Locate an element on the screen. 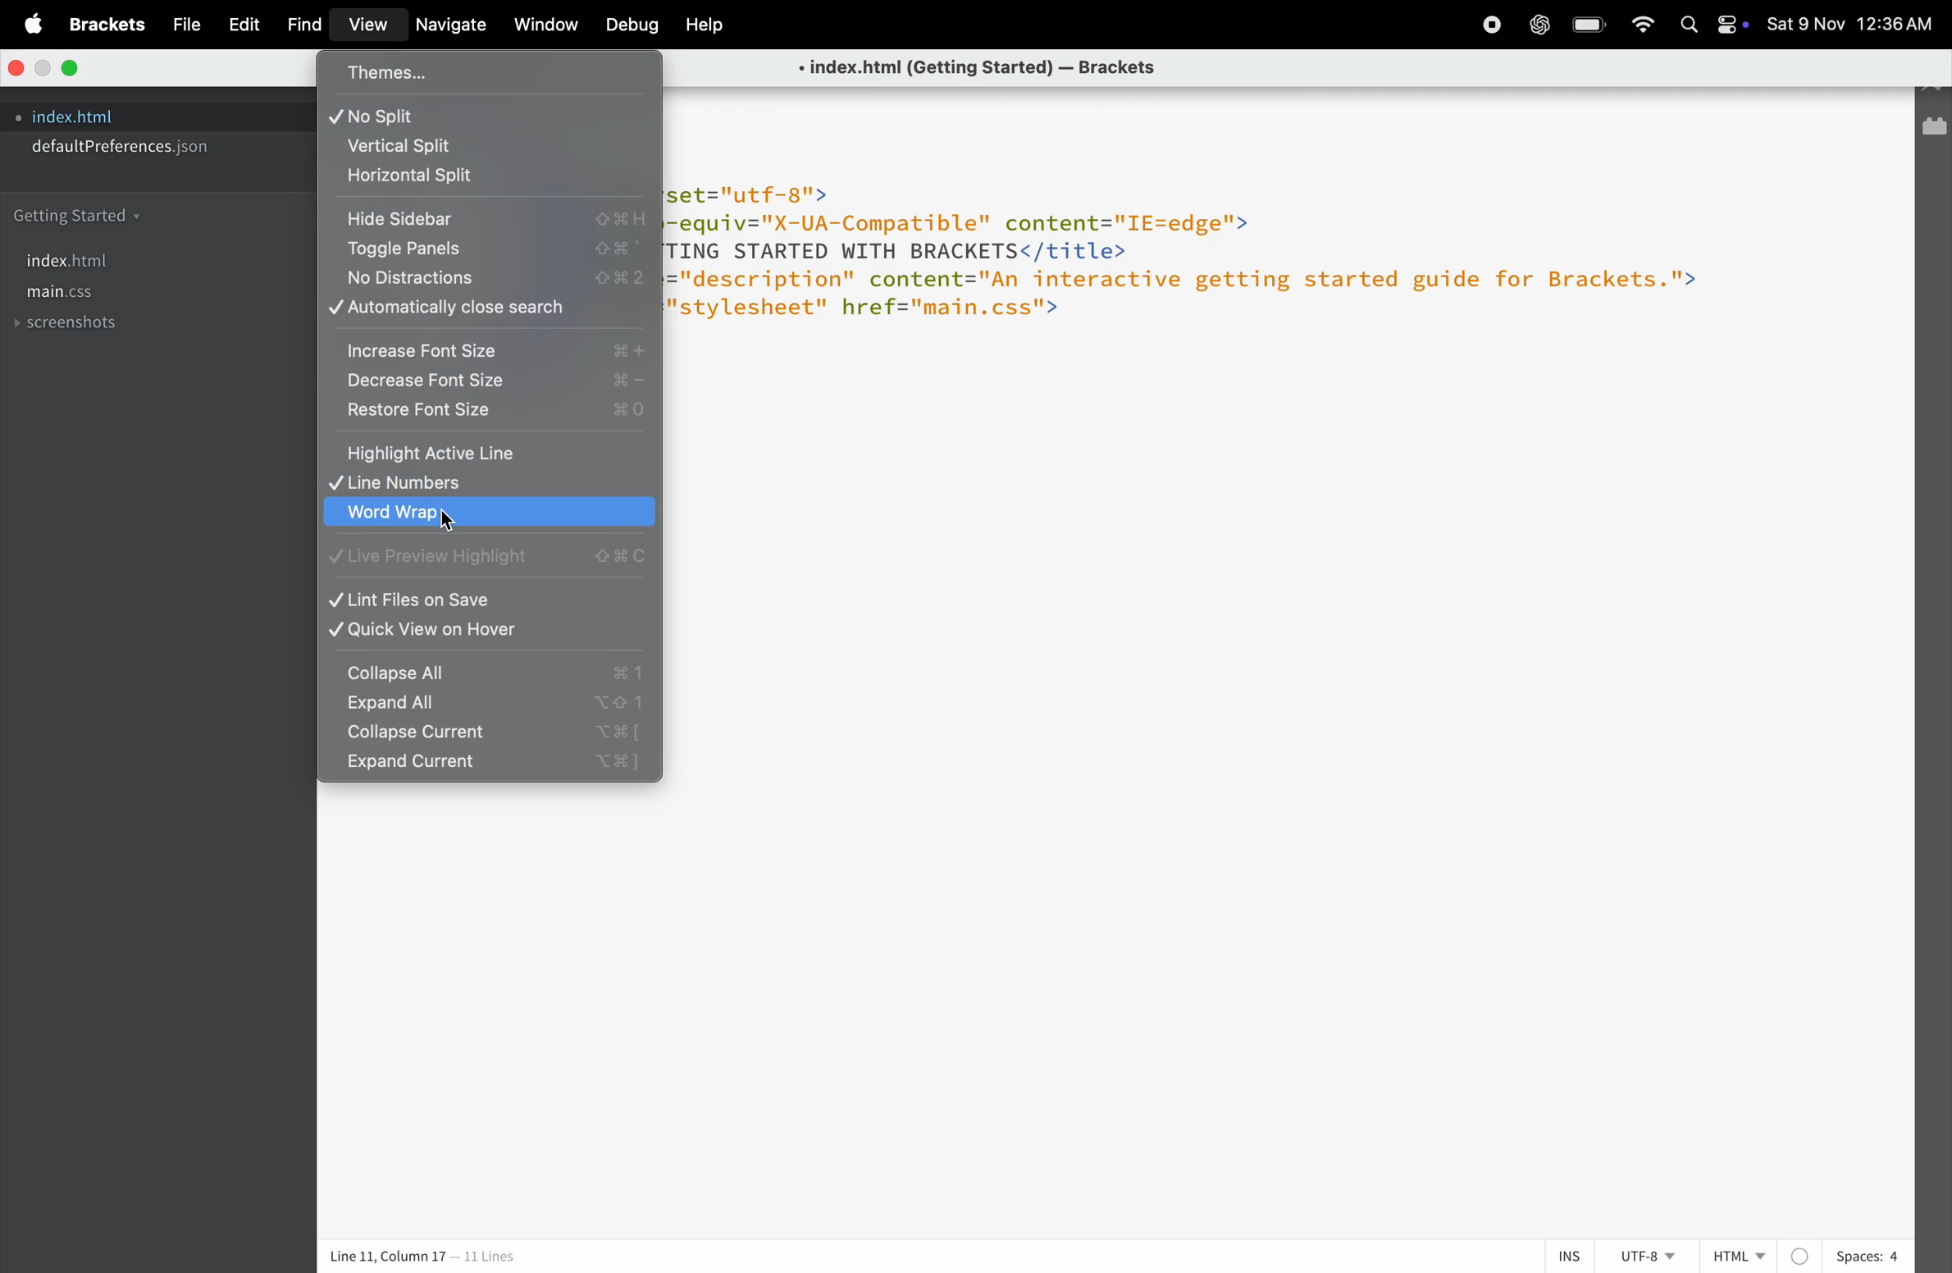  no distractions is located at coordinates (484, 280).